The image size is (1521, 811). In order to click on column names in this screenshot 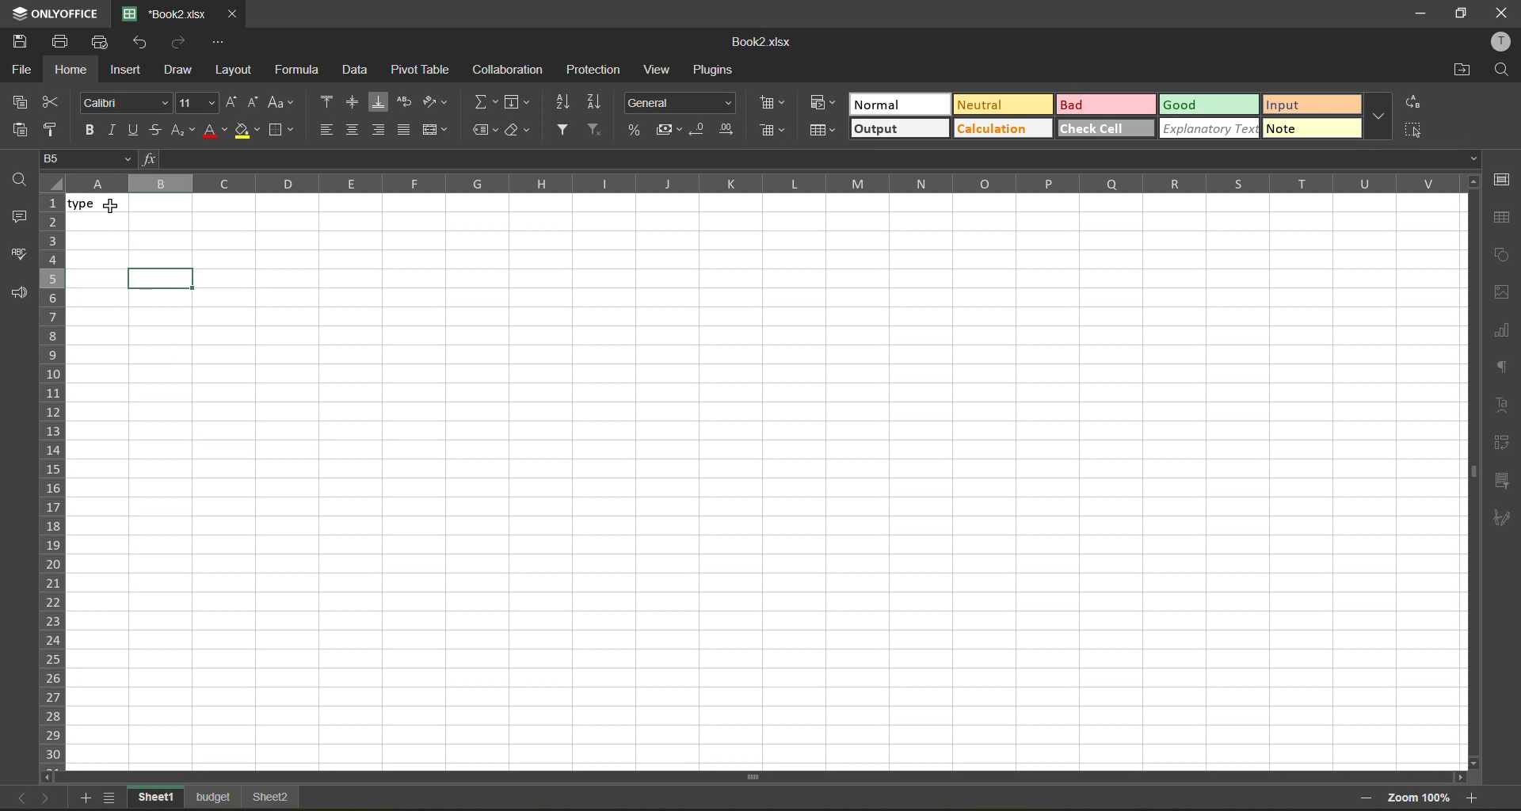, I will do `click(764, 183)`.